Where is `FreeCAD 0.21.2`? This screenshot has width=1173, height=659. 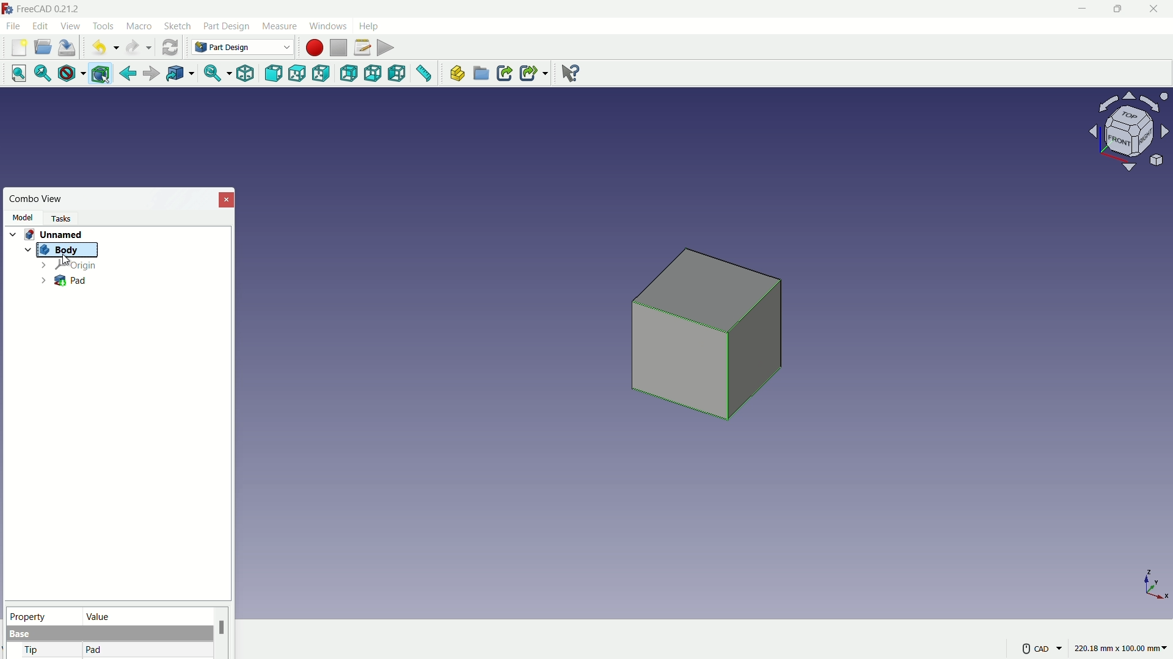 FreeCAD 0.21.2 is located at coordinates (43, 8).